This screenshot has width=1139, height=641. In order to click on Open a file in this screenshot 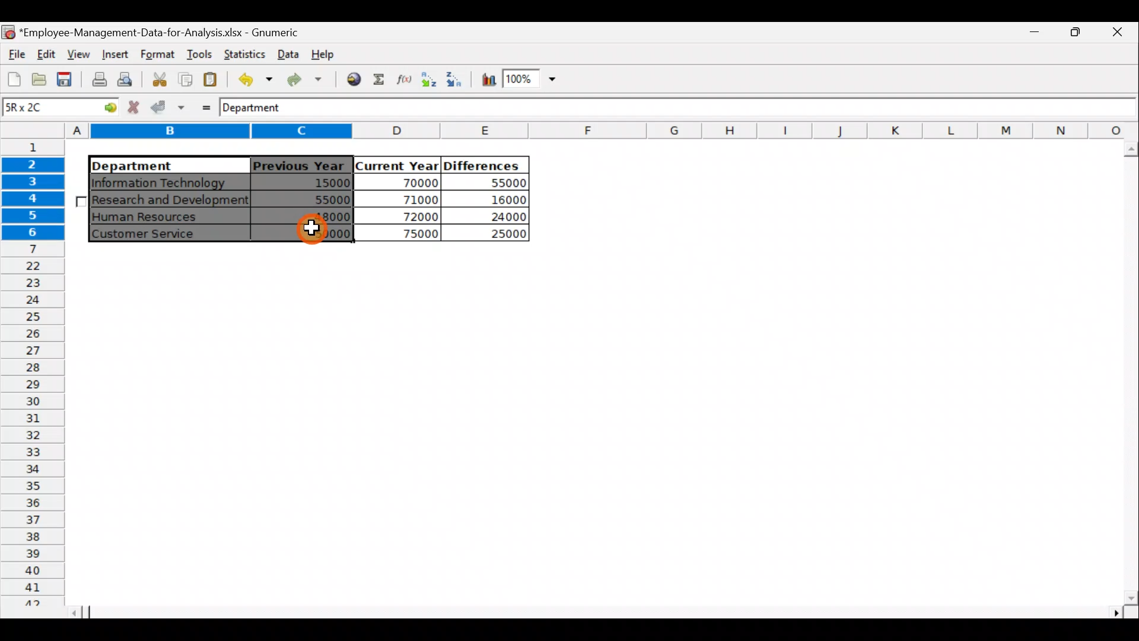, I will do `click(38, 81)`.